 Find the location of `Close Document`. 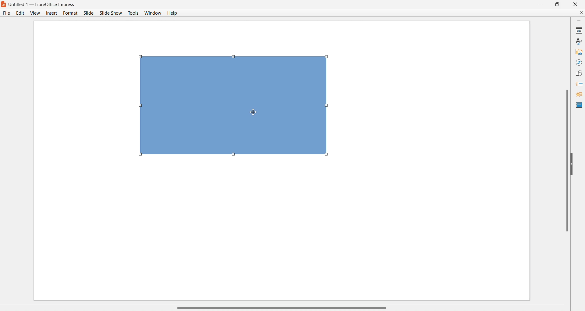

Close Document is located at coordinates (581, 12).